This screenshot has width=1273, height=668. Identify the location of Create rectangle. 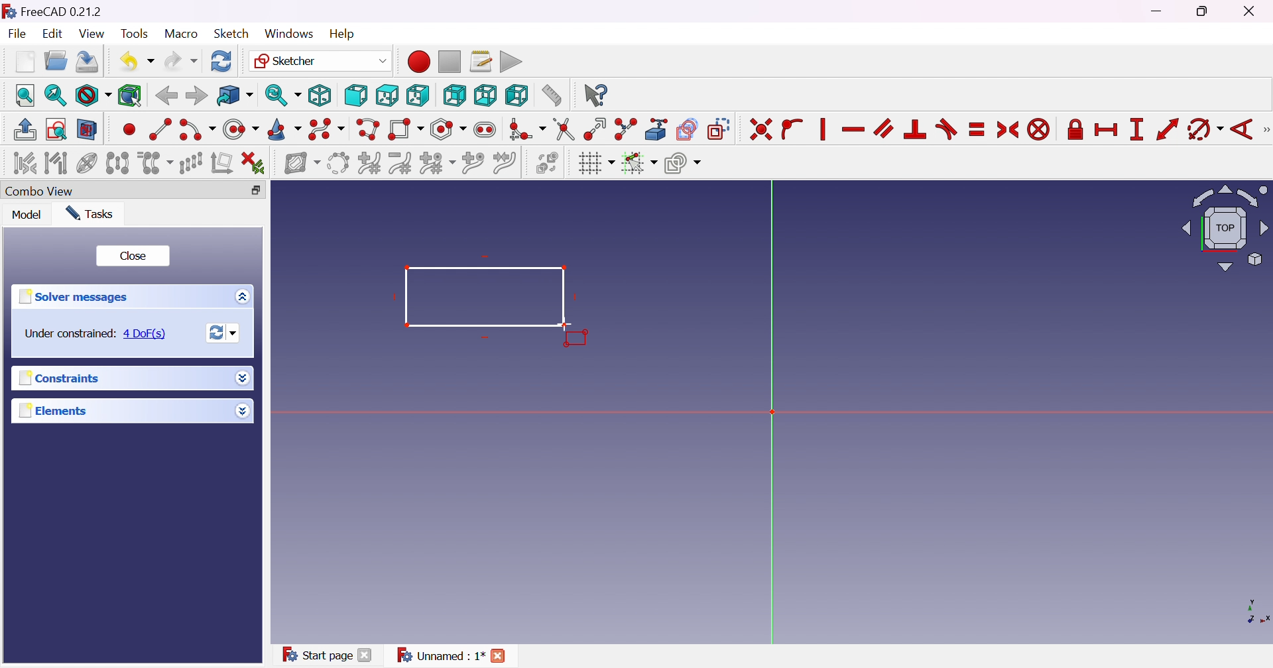
(406, 131).